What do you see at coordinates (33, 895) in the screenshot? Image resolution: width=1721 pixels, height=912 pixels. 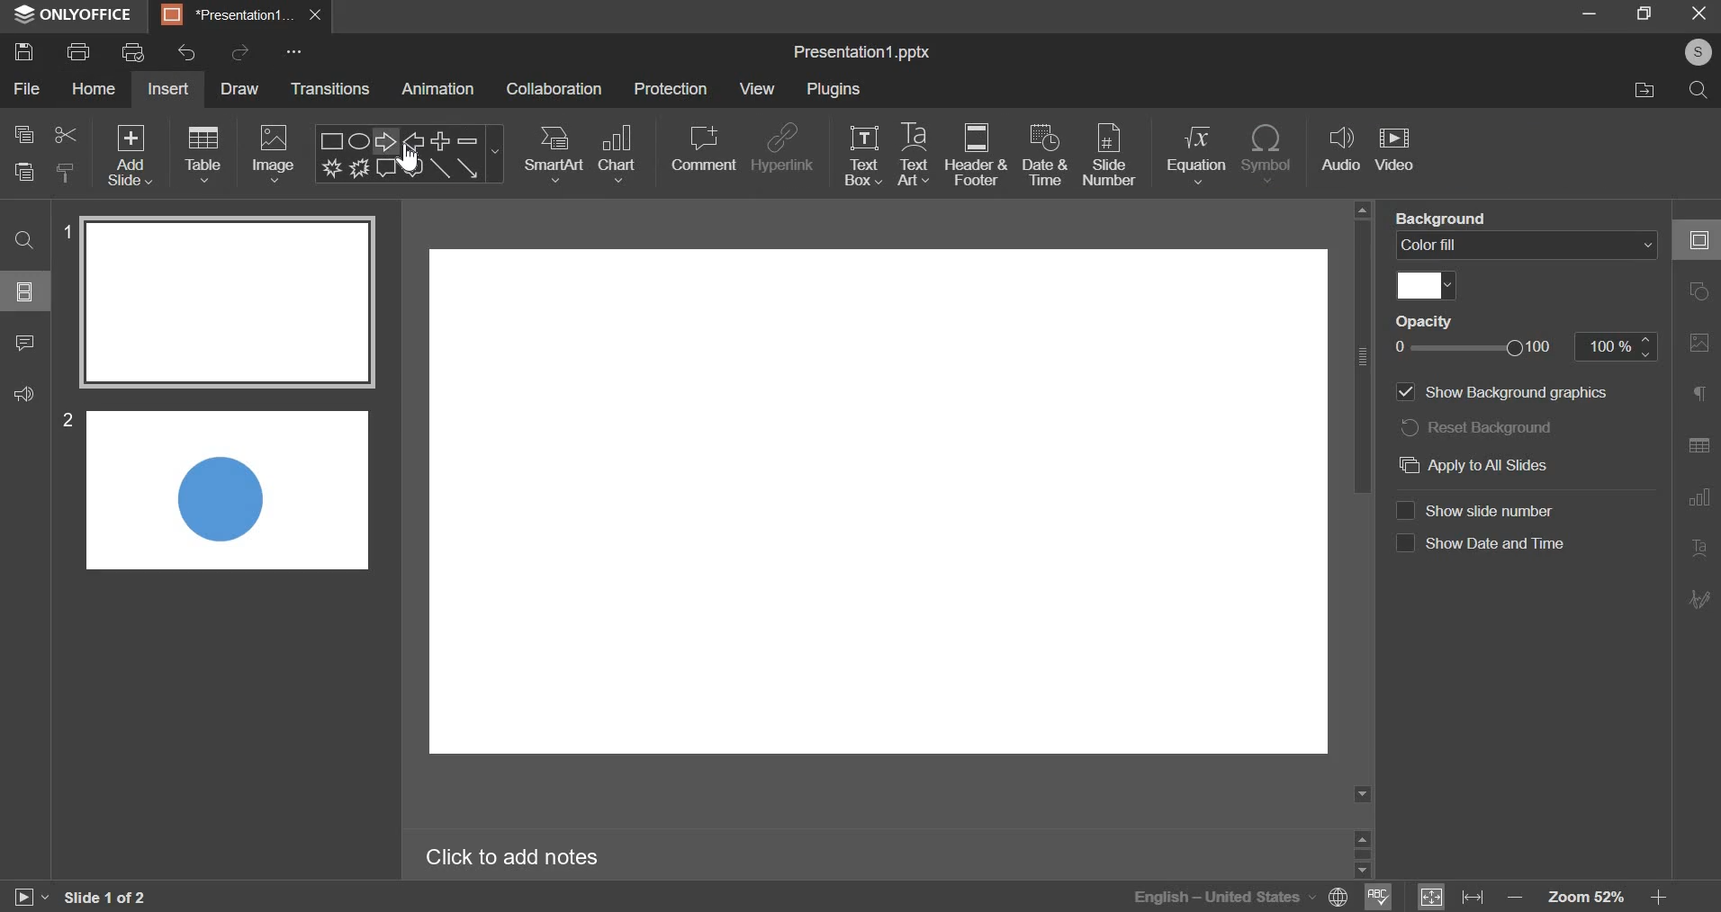 I see `start slideshow` at bounding box center [33, 895].